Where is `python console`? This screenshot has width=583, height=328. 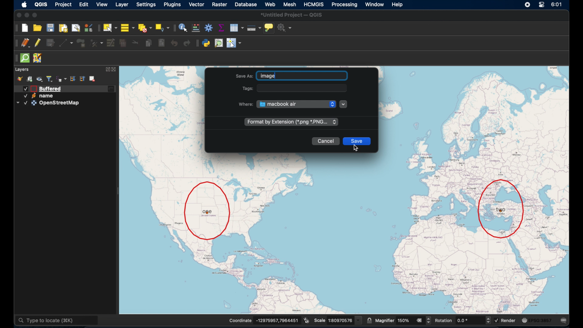 python console is located at coordinates (206, 43).